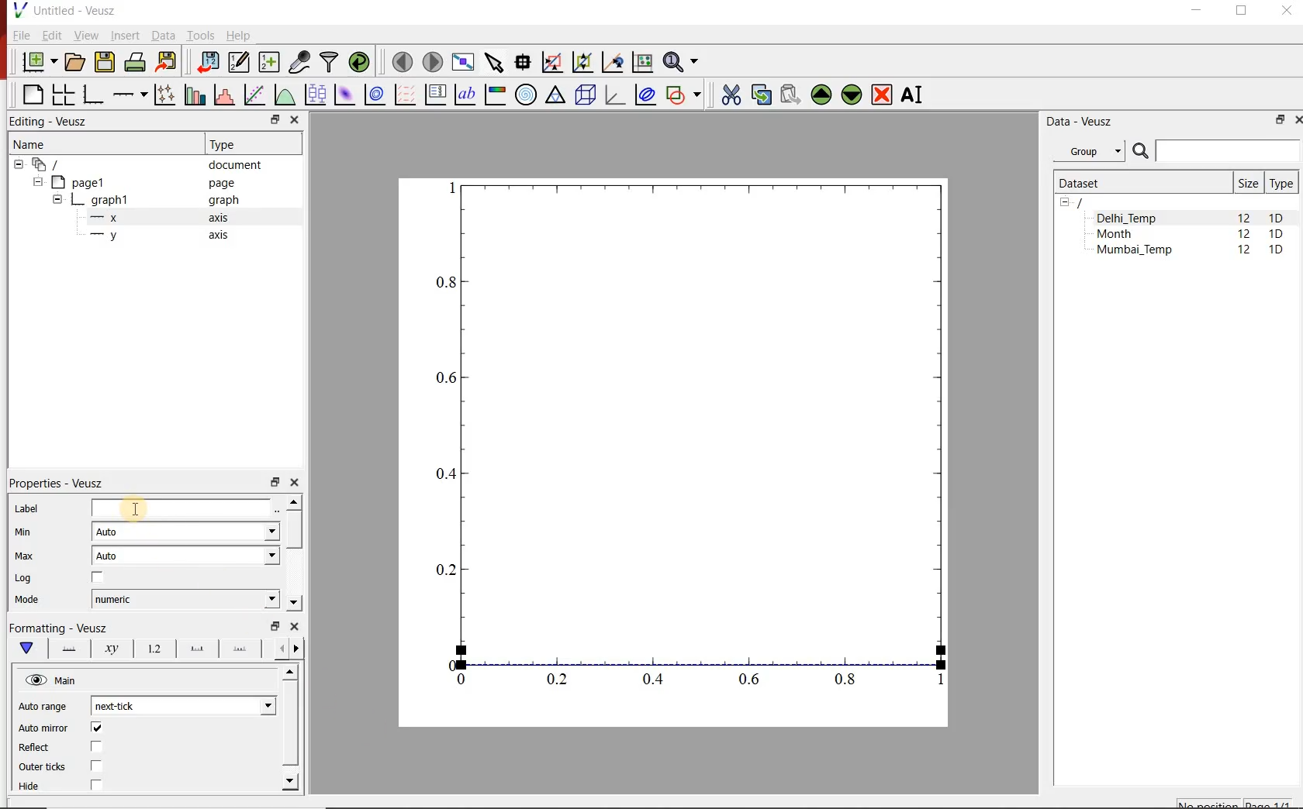 Image resolution: width=1303 pixels, height=809 pixels. Describe the element at coordinates (277, 625) in the screenshot. I see `restore` at that location.